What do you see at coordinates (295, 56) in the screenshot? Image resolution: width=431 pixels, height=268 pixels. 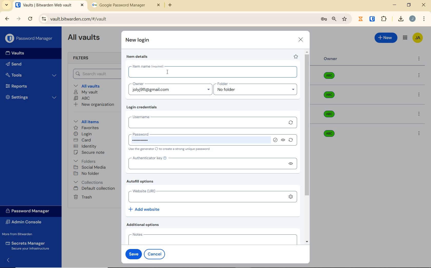 I see `favorite` at bounding box center [295, 56].